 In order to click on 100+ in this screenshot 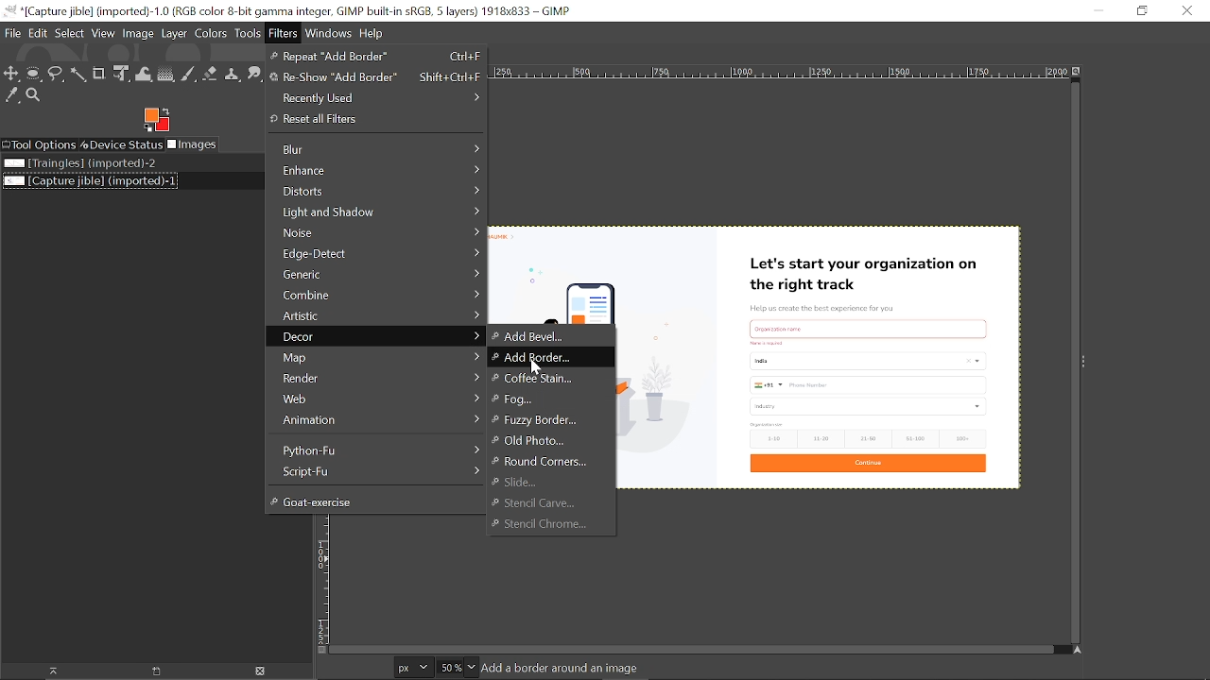, I will do `click(968, 439)`.